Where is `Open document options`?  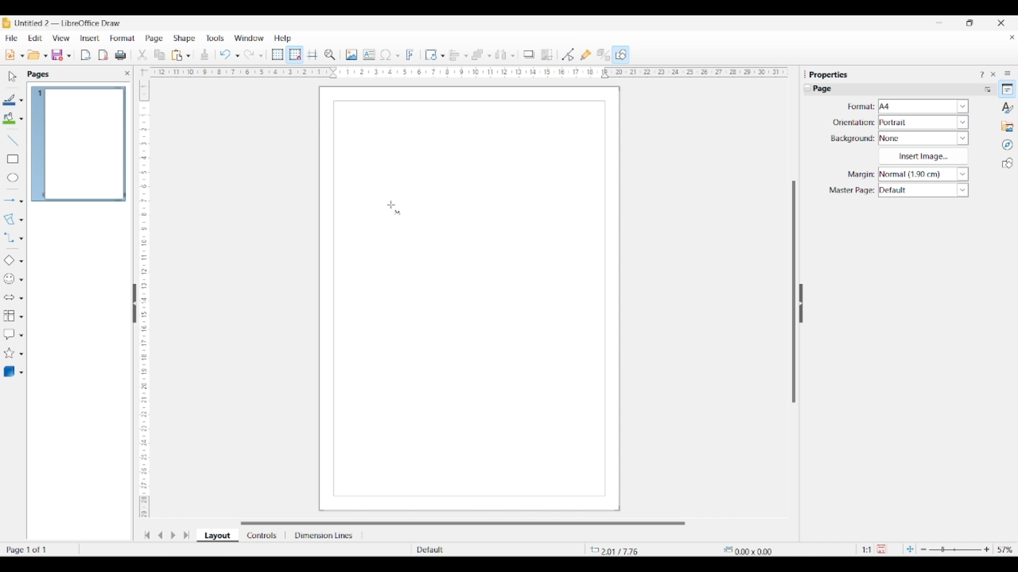 Open document options is located at coordinates (45, 56).